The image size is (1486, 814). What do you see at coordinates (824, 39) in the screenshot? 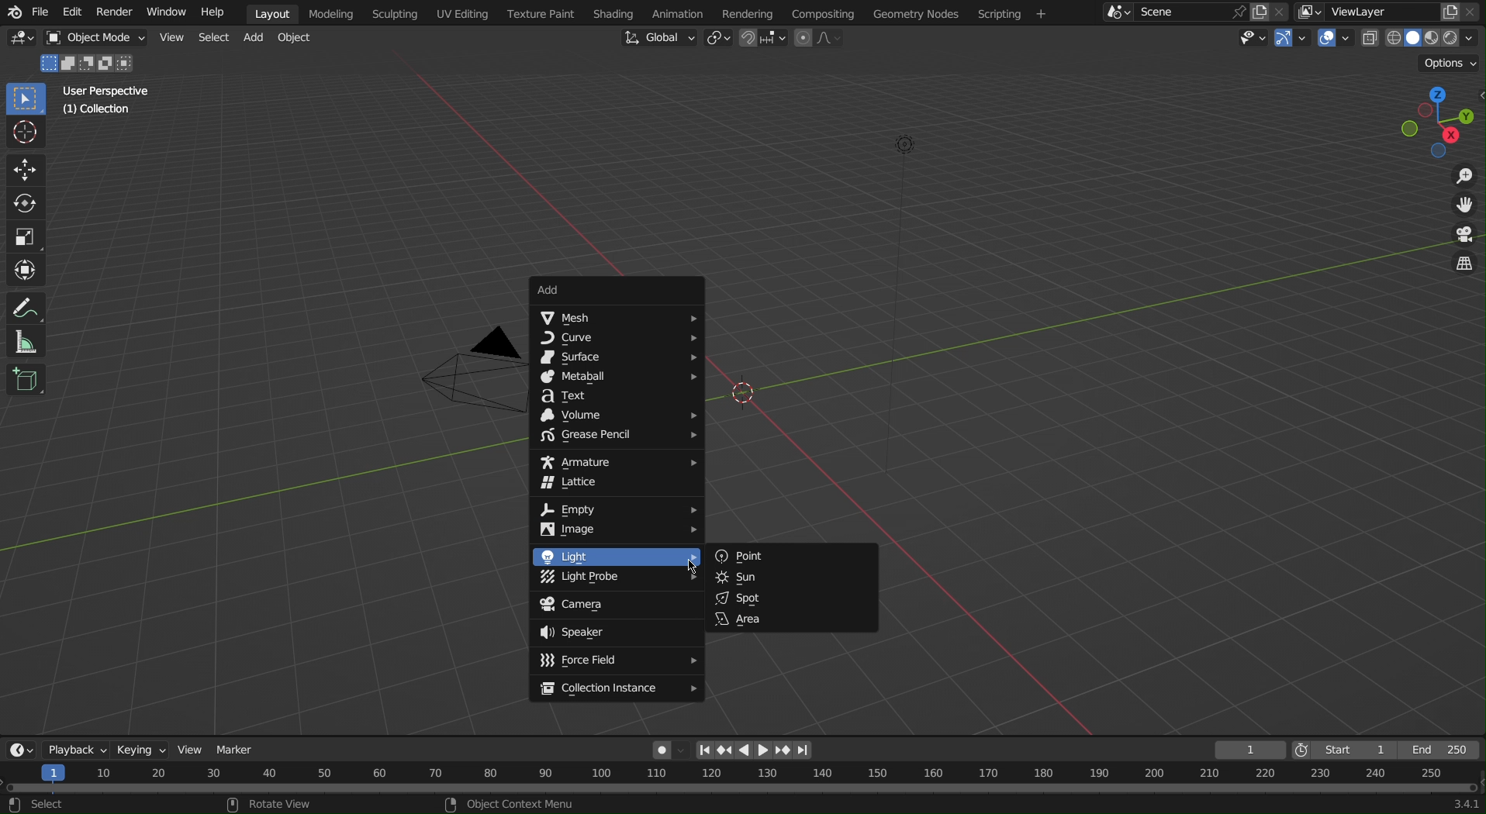
I see `Proportional Editing` at bounding box center [824, 39].